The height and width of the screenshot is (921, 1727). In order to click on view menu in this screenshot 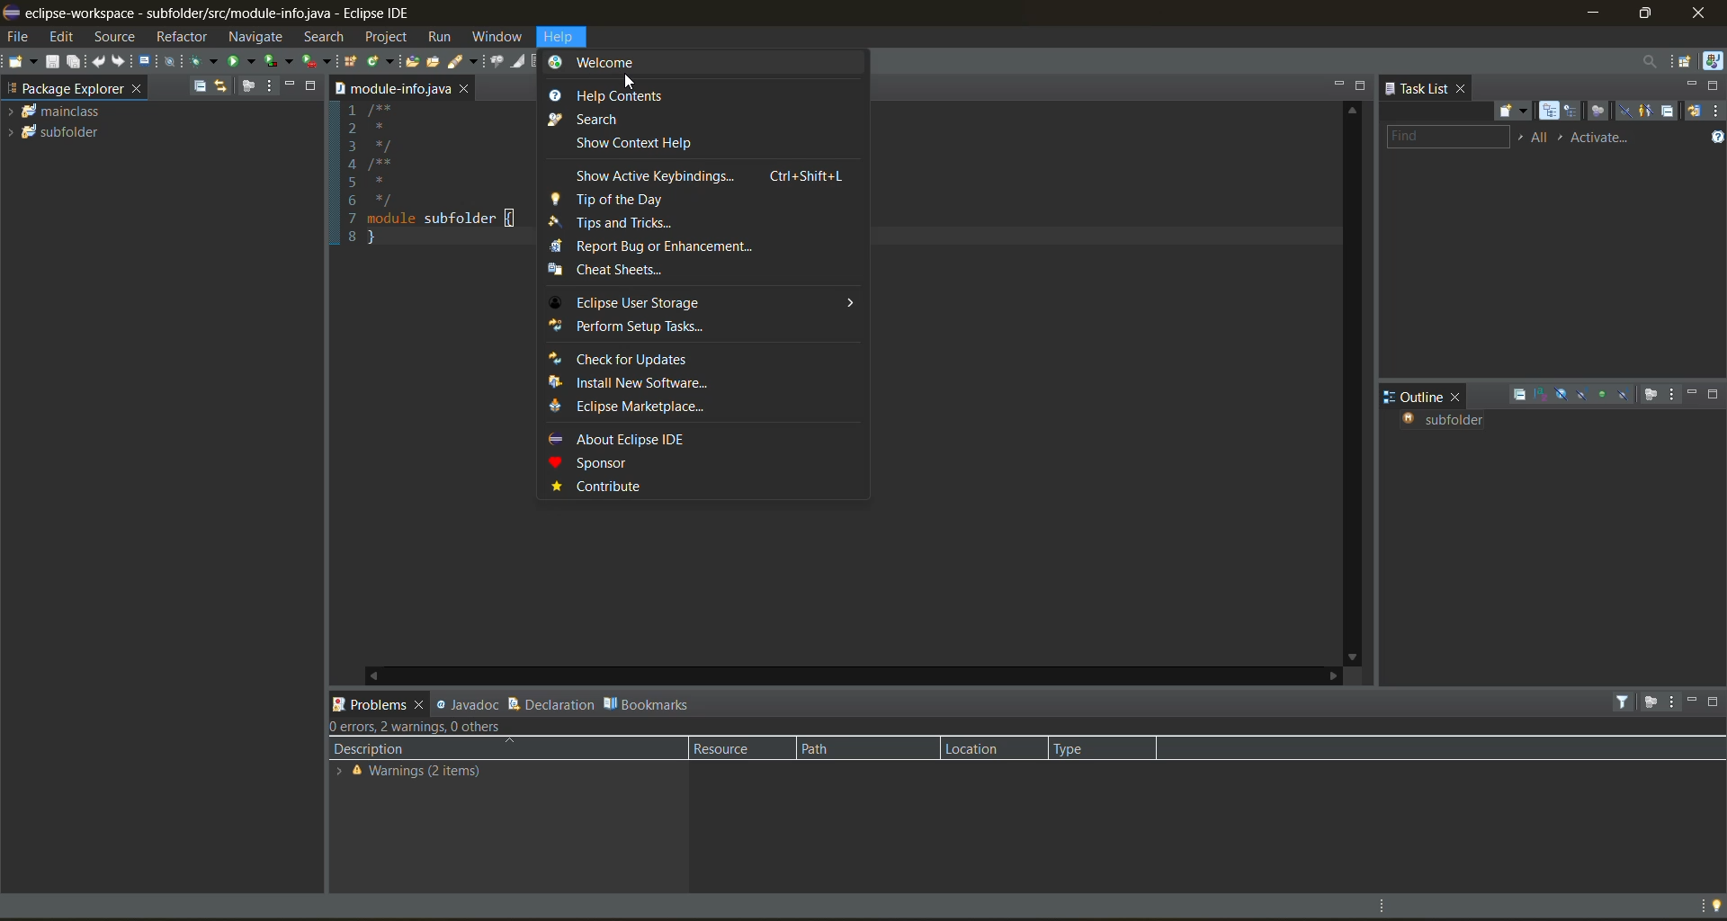, I will do `click(1716, 111)`.